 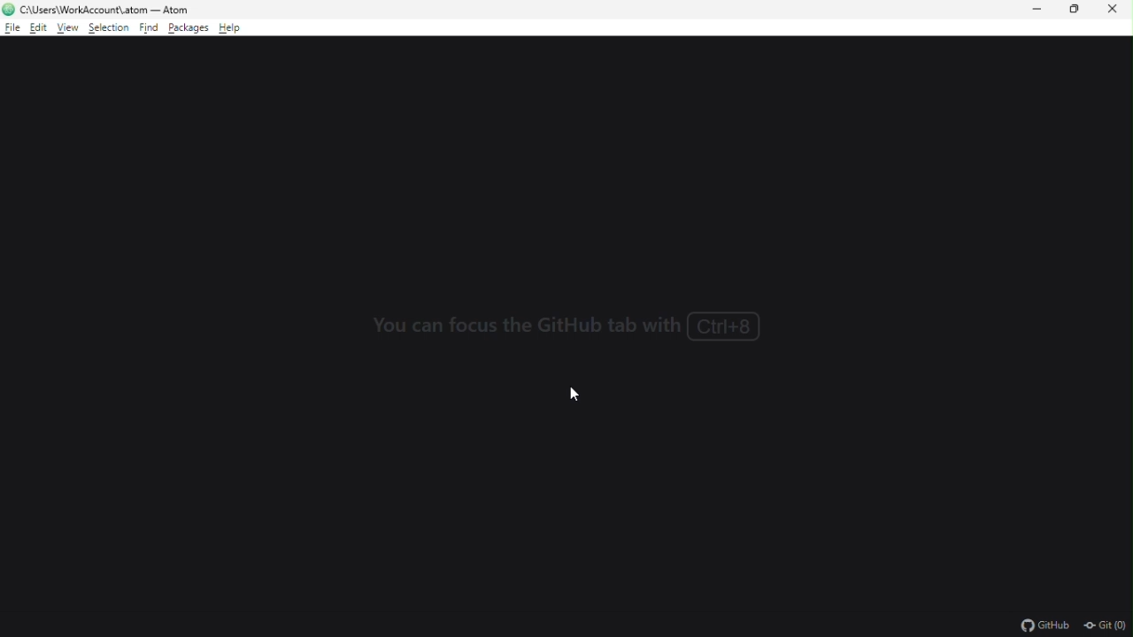 I want to click on file, so click(x=12, y=28).